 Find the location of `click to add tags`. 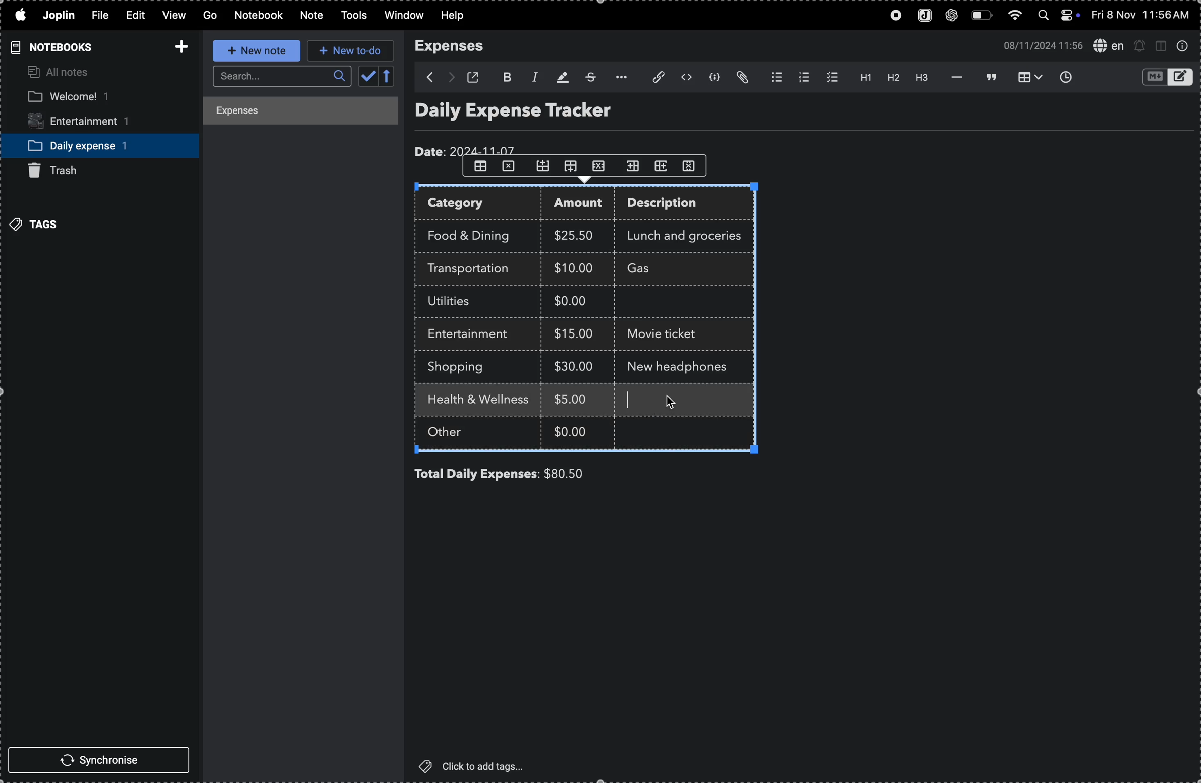

click to add tags is located at coordinates (478, 766).